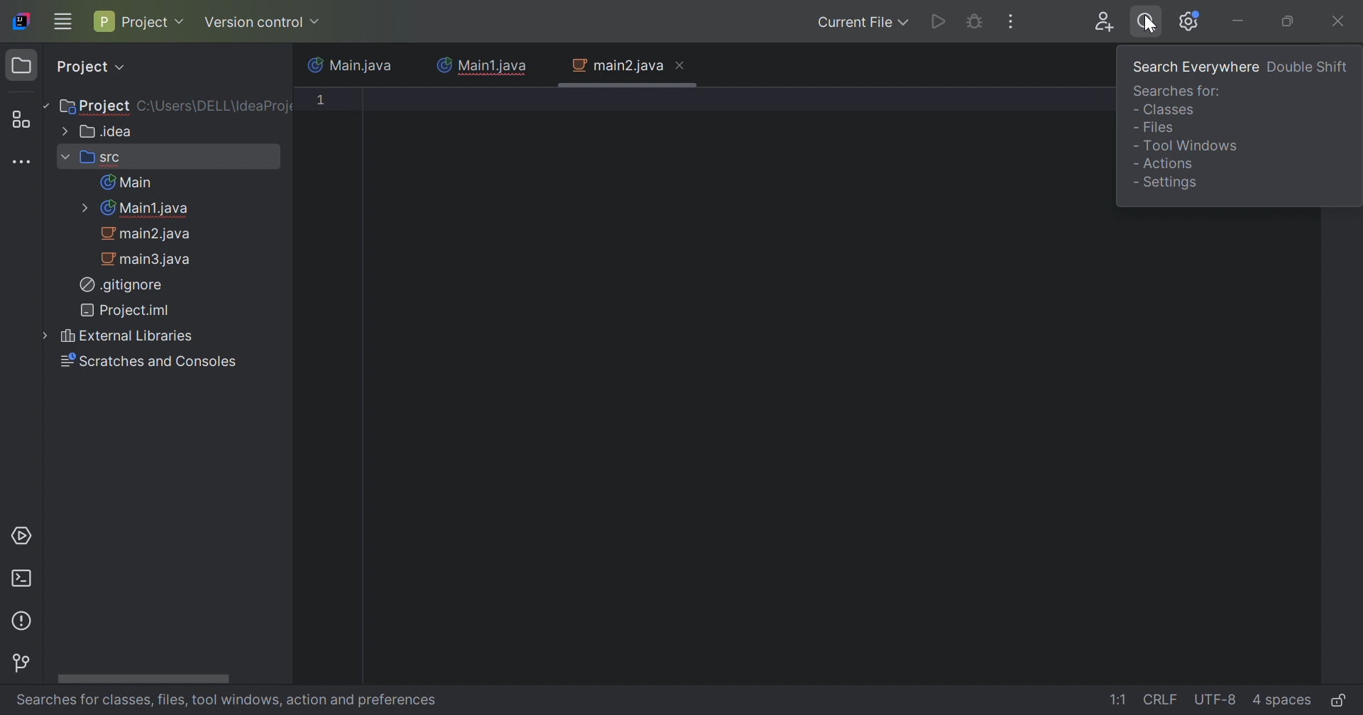 The height and width of the screenshot is (715, 1363). What do you see at coordinates (1166, 111) in the screenshot?
I see `- Classes` at bounding box center [1166, 111].